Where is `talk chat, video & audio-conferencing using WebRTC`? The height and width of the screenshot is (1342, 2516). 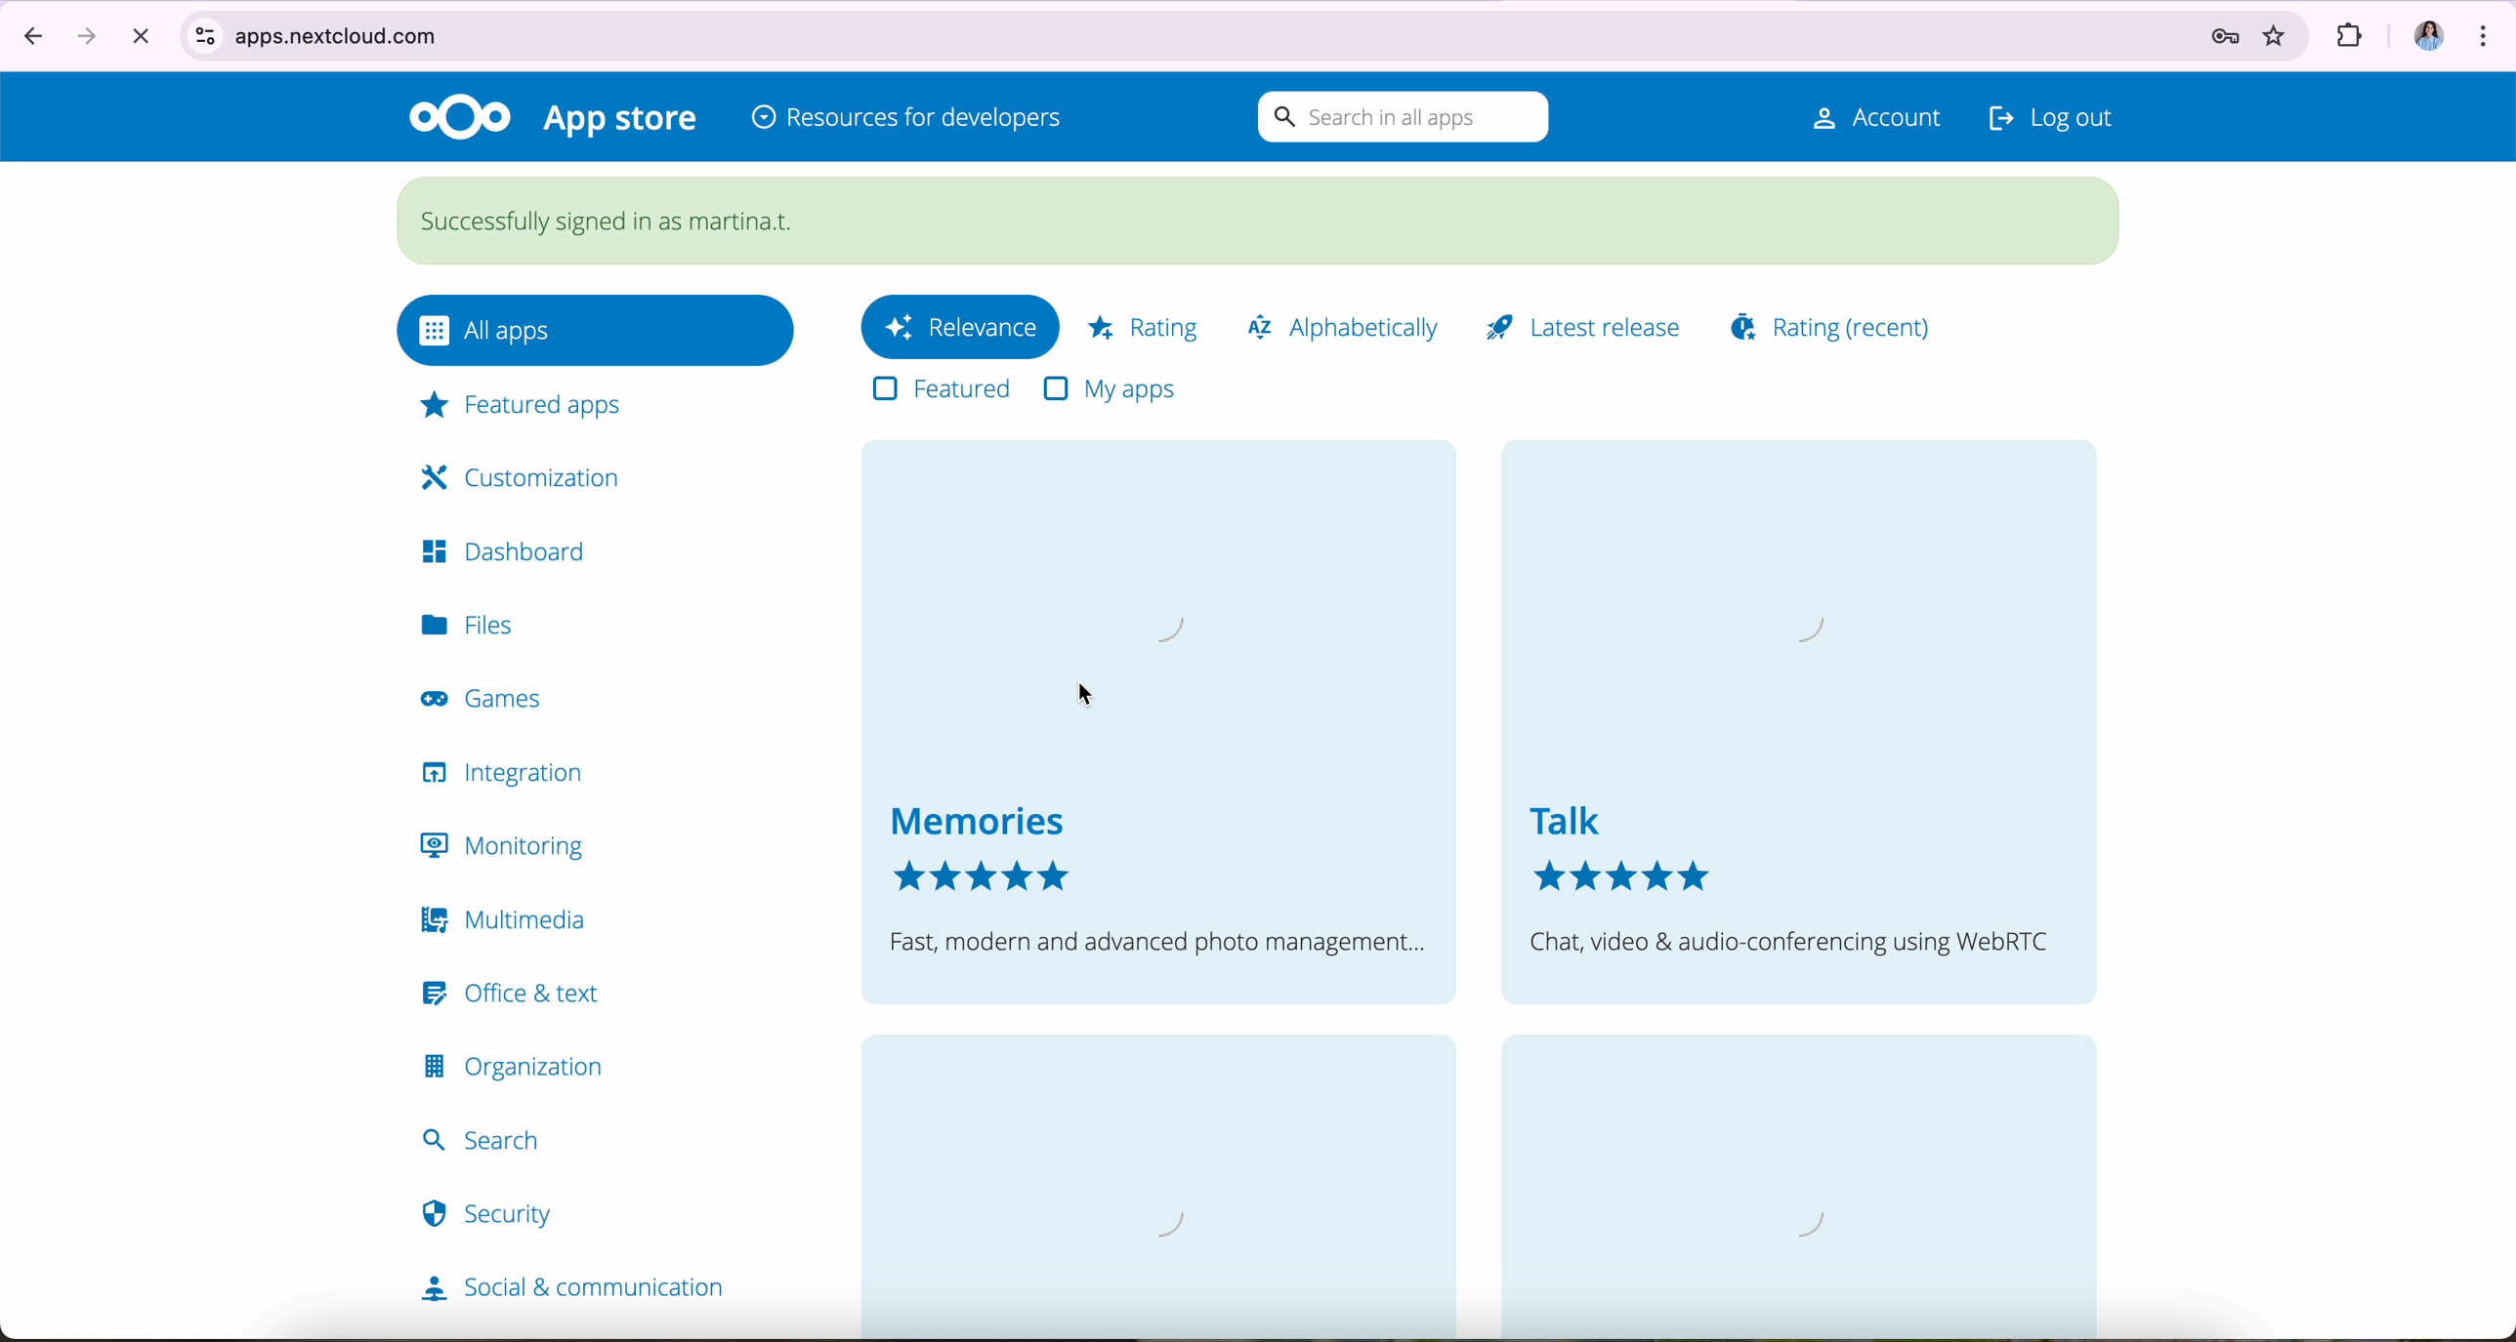 talk chat, video & audio-conferencing using WebRTC is located at coordinates (1798, 719).